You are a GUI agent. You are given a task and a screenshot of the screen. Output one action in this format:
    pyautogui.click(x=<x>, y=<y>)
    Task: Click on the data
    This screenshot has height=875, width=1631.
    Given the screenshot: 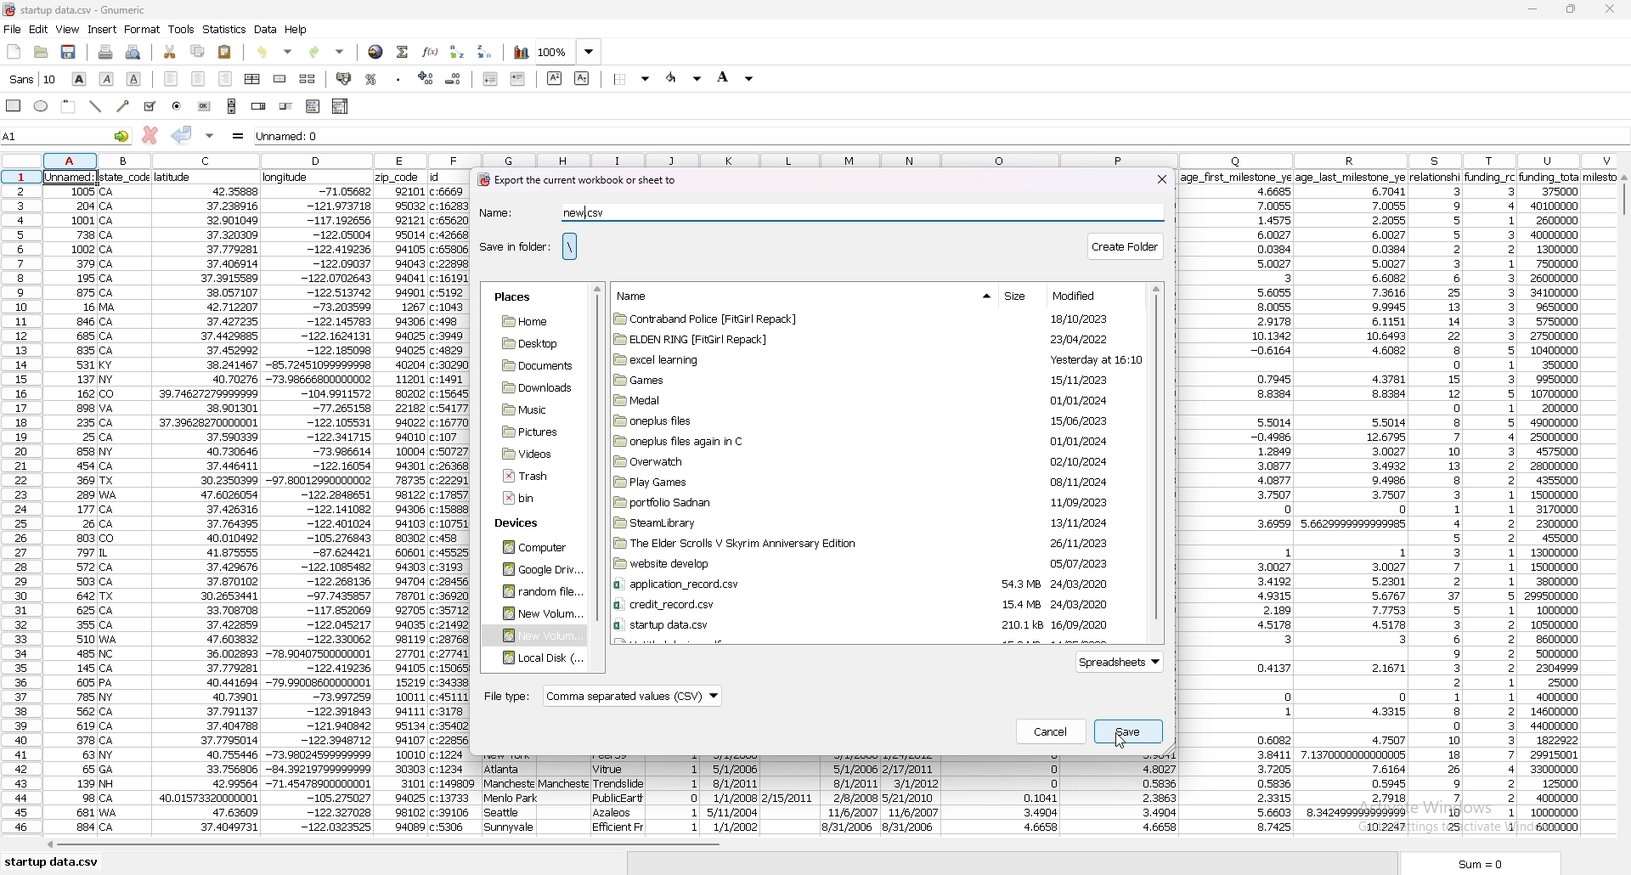 What is the action you would take?
    pyautogui.click(x=999, y=798)
    